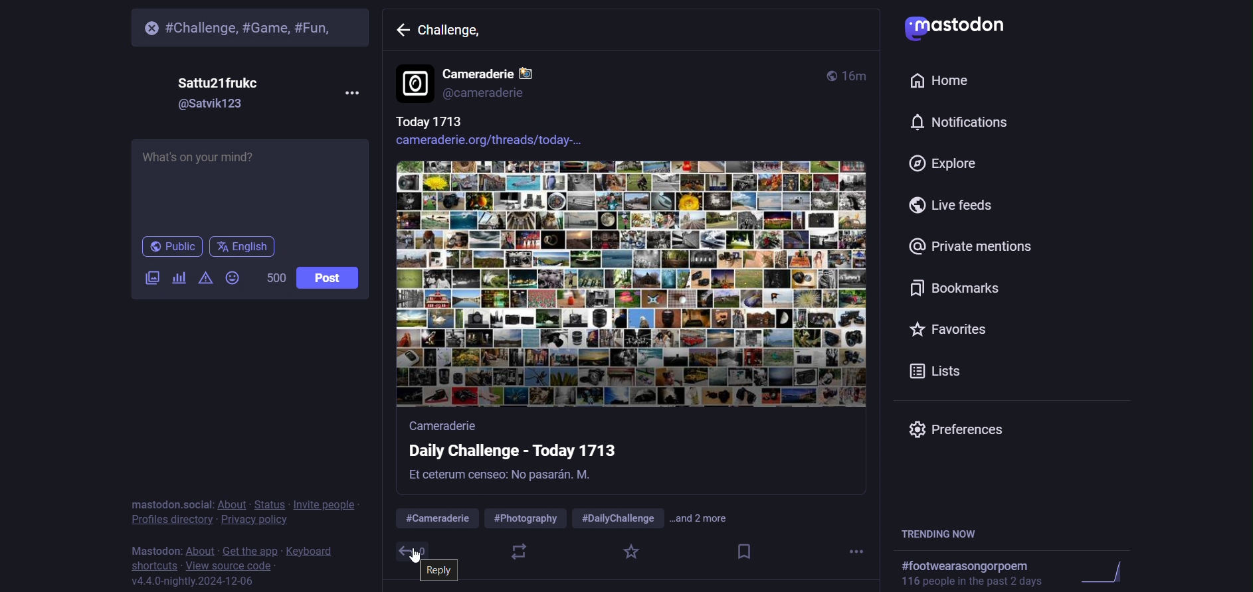 The width and height of the screenshot is (1253, 592). What do you see at coordinates (494, 70) in the screenshot?
I see `Cameraderie` at bounding box center [494, 70].